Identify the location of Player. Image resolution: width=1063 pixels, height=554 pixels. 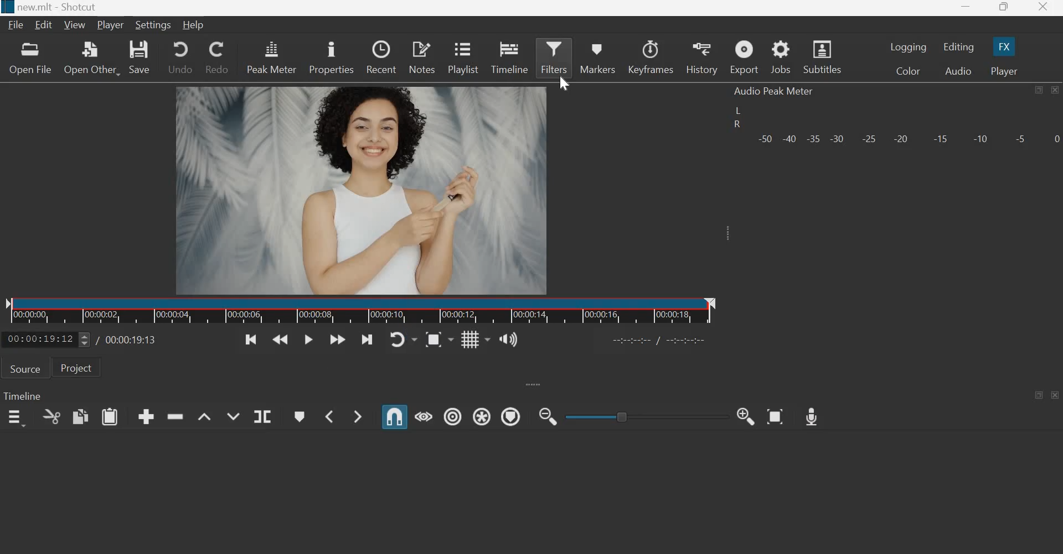
(111, 25).